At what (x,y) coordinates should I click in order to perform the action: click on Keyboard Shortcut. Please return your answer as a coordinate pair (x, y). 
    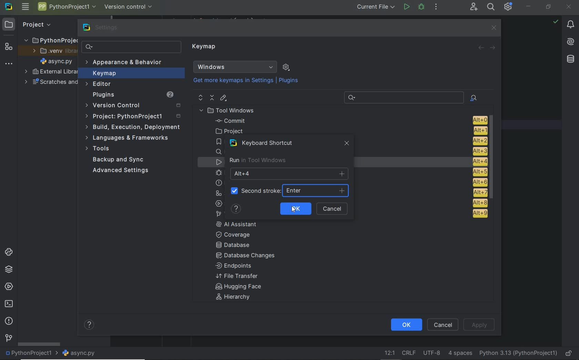
    Looking at the image, I should click on (264, 143).